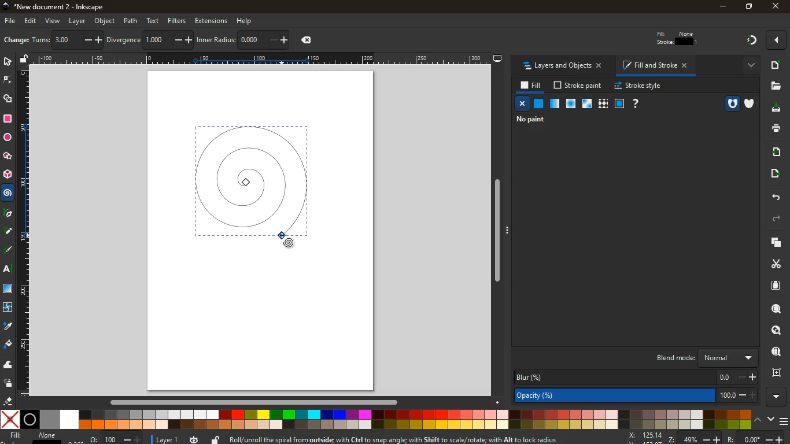  Describe the element at coordinates (8, 308) in the screenshot. I see `twist` at that location.